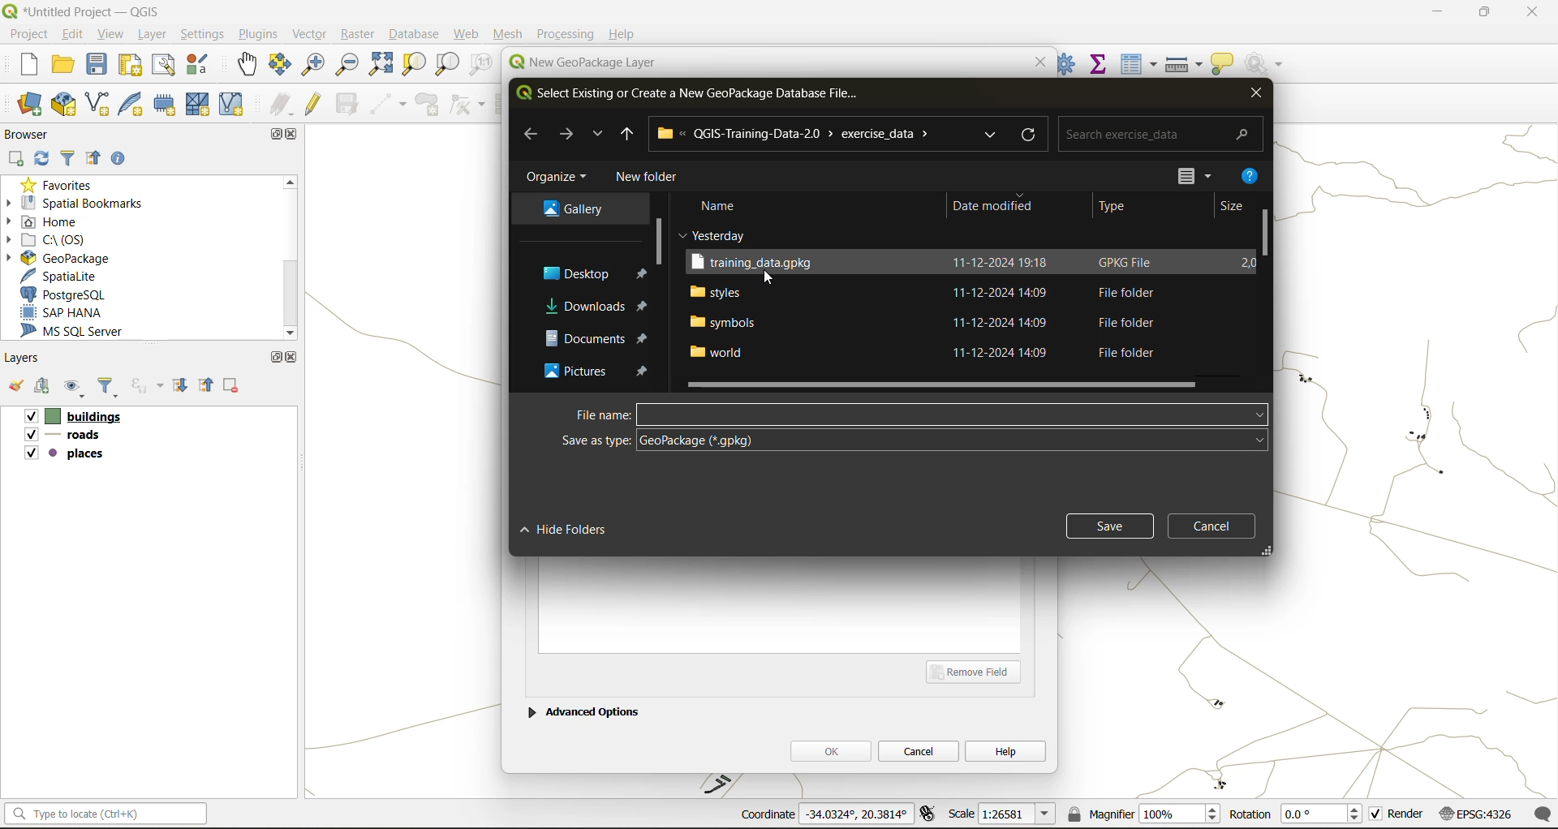 This screenshot has height=829, width=1558. Describe the element at coordinates (577, 303) in the screenshot. I see `Downloads` at that location.